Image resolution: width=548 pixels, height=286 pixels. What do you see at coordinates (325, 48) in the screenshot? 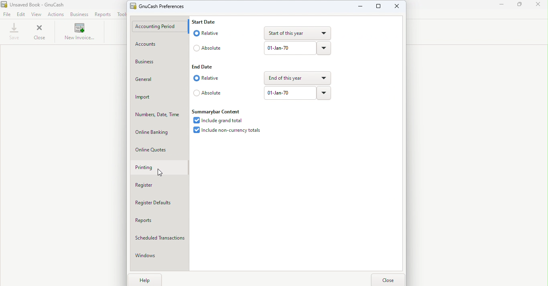
I see `Drop down` at bounding box center [325, 48].